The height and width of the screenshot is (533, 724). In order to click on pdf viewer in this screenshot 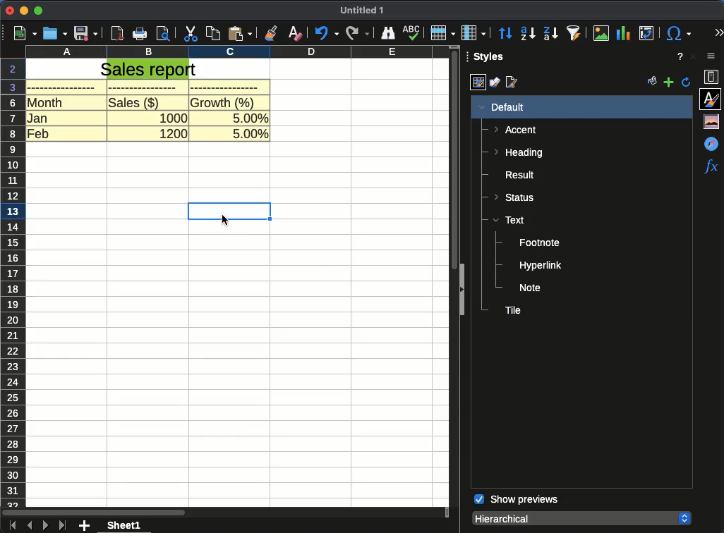, I will do `click(117, 34)`.